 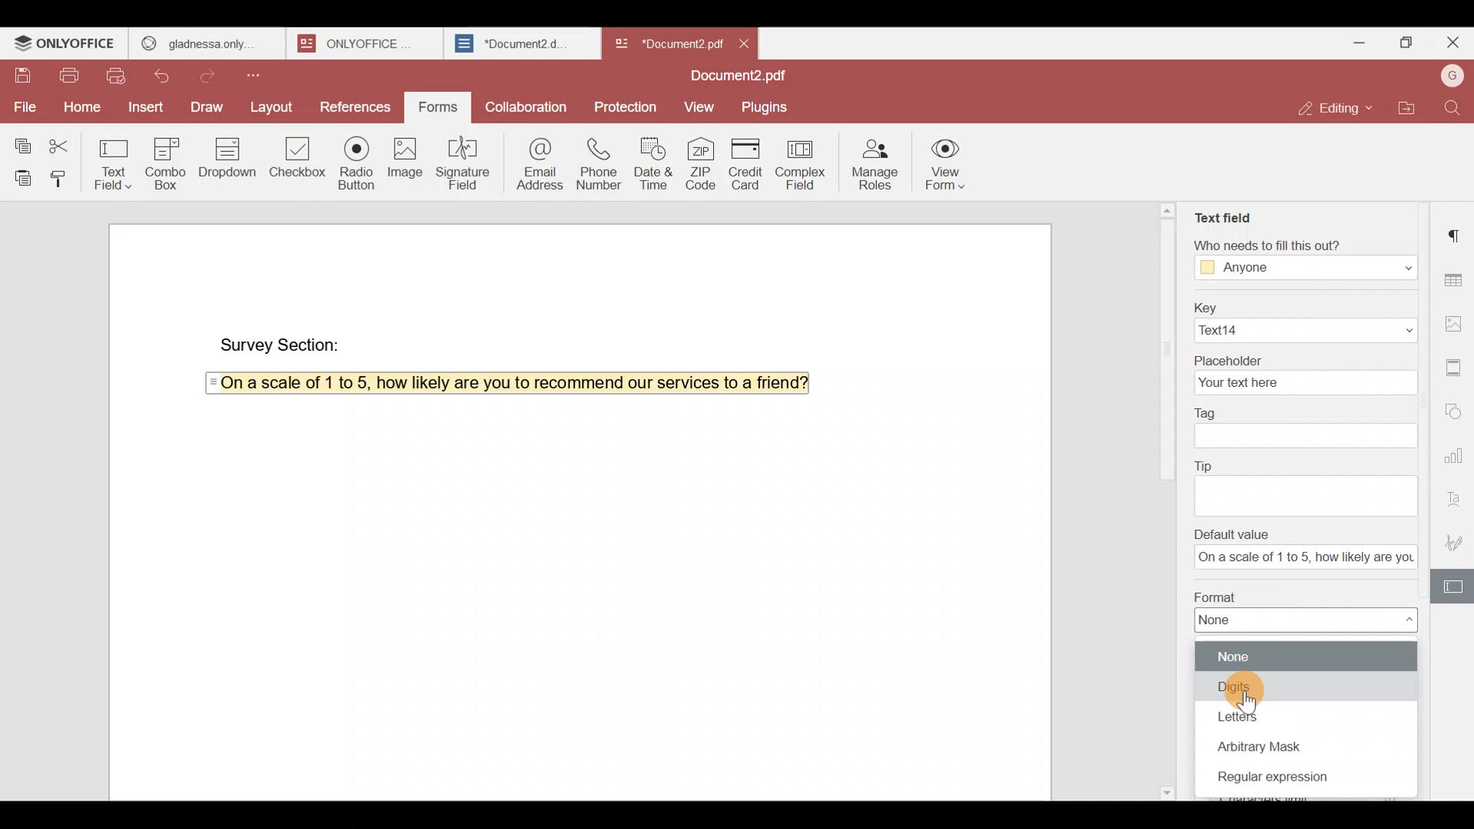 What do you see at coordinates (1456, 543) in the screenshot?
I see `Signature settings` at bounding box center [1456, 543].